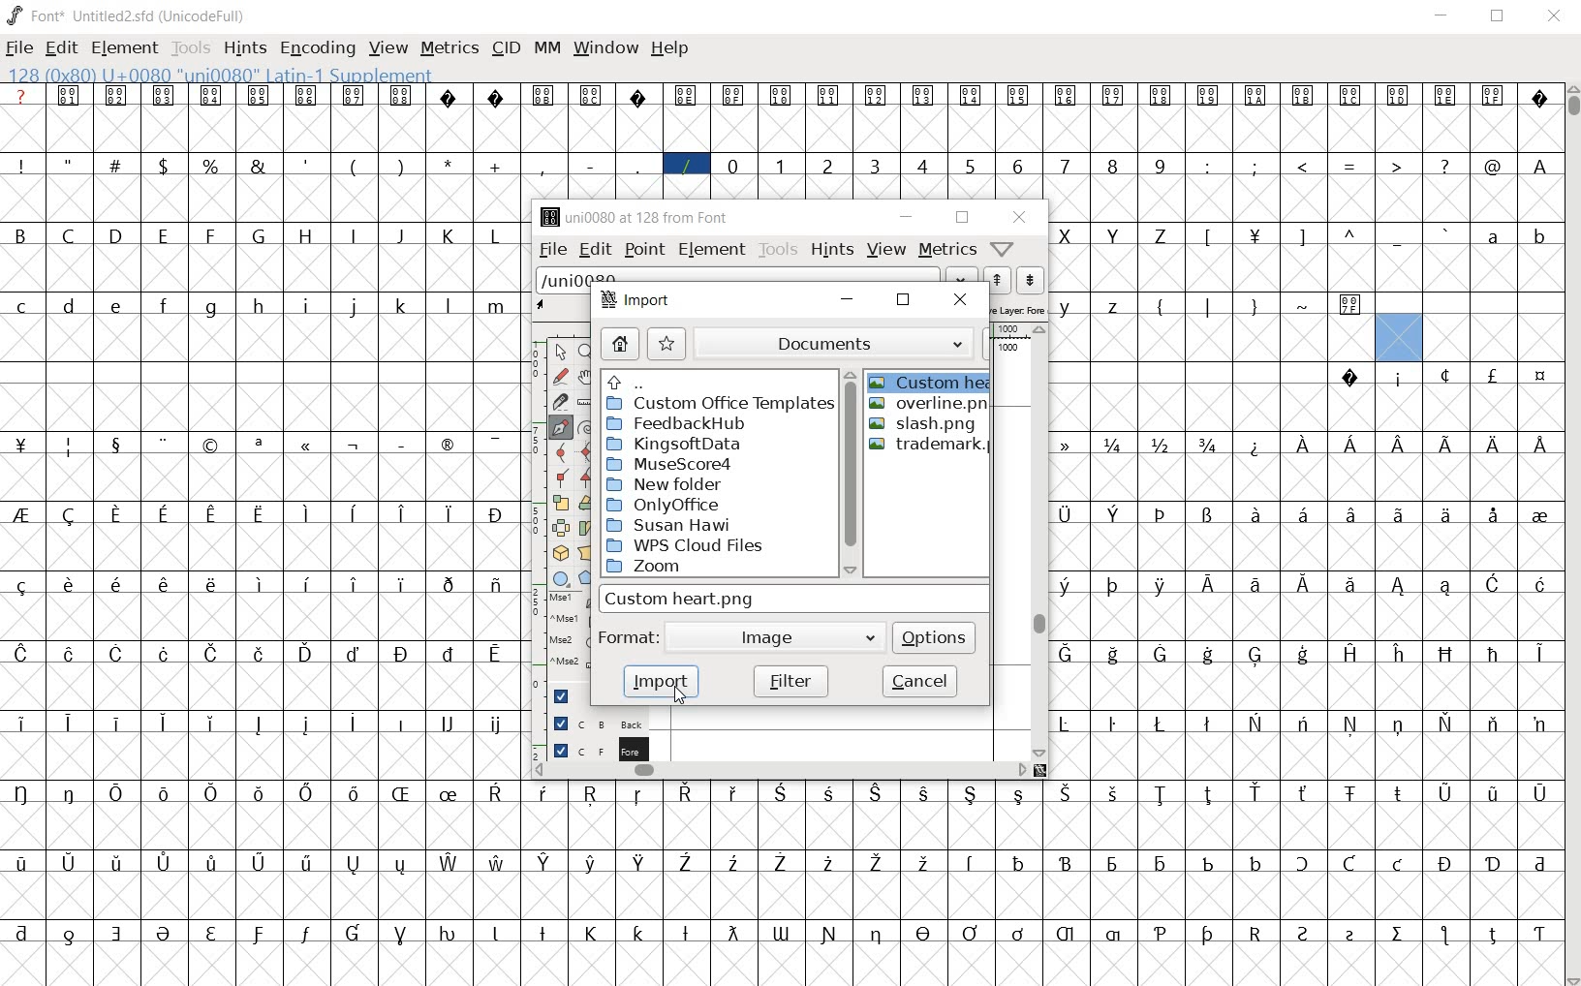 The image size is (1581, 986). I want to click on glyph, so click(590, 934).